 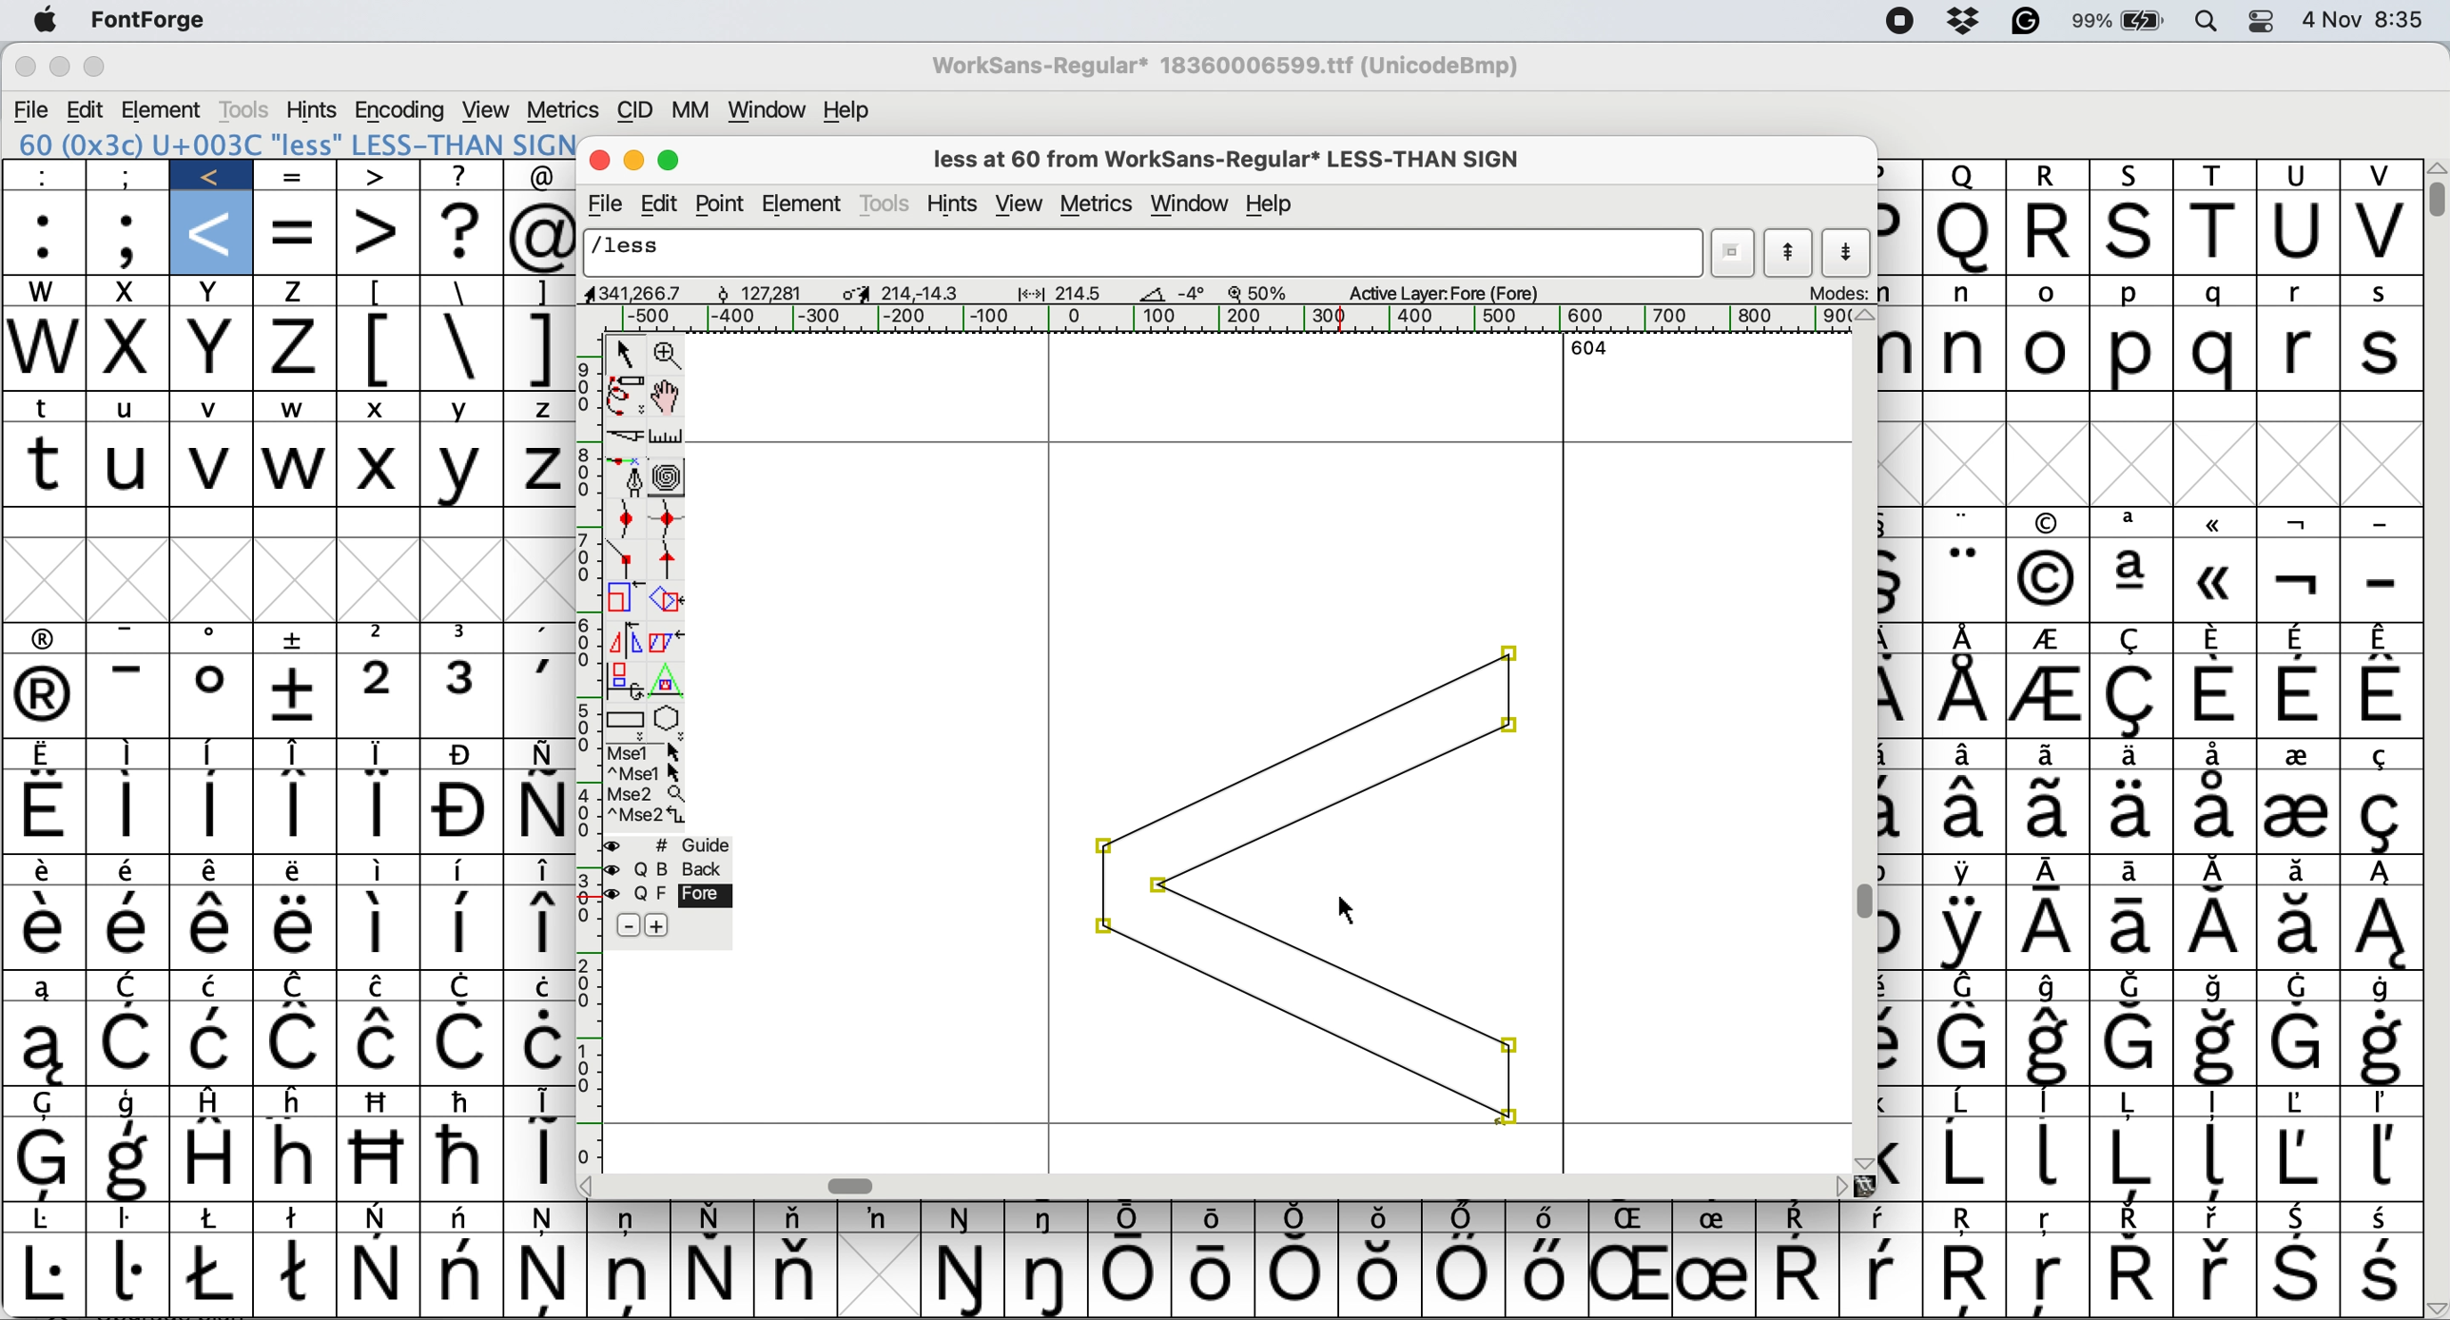 What do you see at coordinates (2129, 641) in the screenshot?
I see `Symbol` at bounding box center [2129, 641].